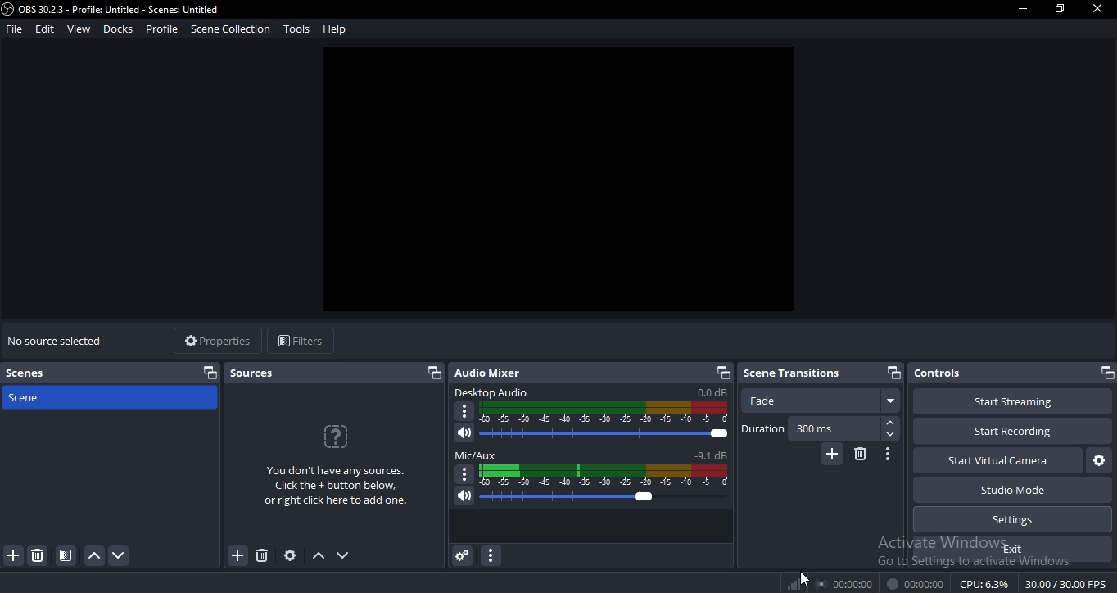 The height and width of the screenshot is (593, 1117). I want to click on audio mixer, so click(492, 372).